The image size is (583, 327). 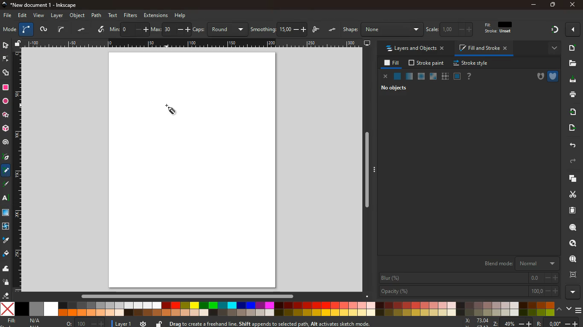 I want to click on circle, so click(x=5, y=101).